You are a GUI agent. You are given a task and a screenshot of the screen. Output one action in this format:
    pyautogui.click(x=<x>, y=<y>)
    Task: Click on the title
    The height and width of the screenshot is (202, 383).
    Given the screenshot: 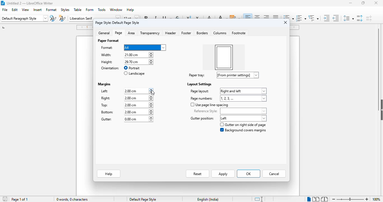 What is the action you would take?
    pyautogui.click(x=30, y=3)
    